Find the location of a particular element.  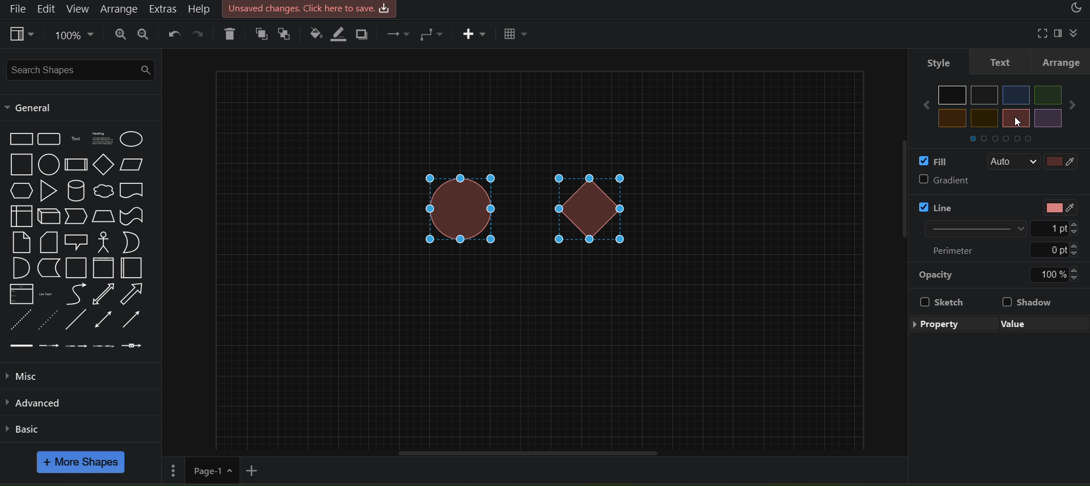

Document is located at coordinates (132, 191).